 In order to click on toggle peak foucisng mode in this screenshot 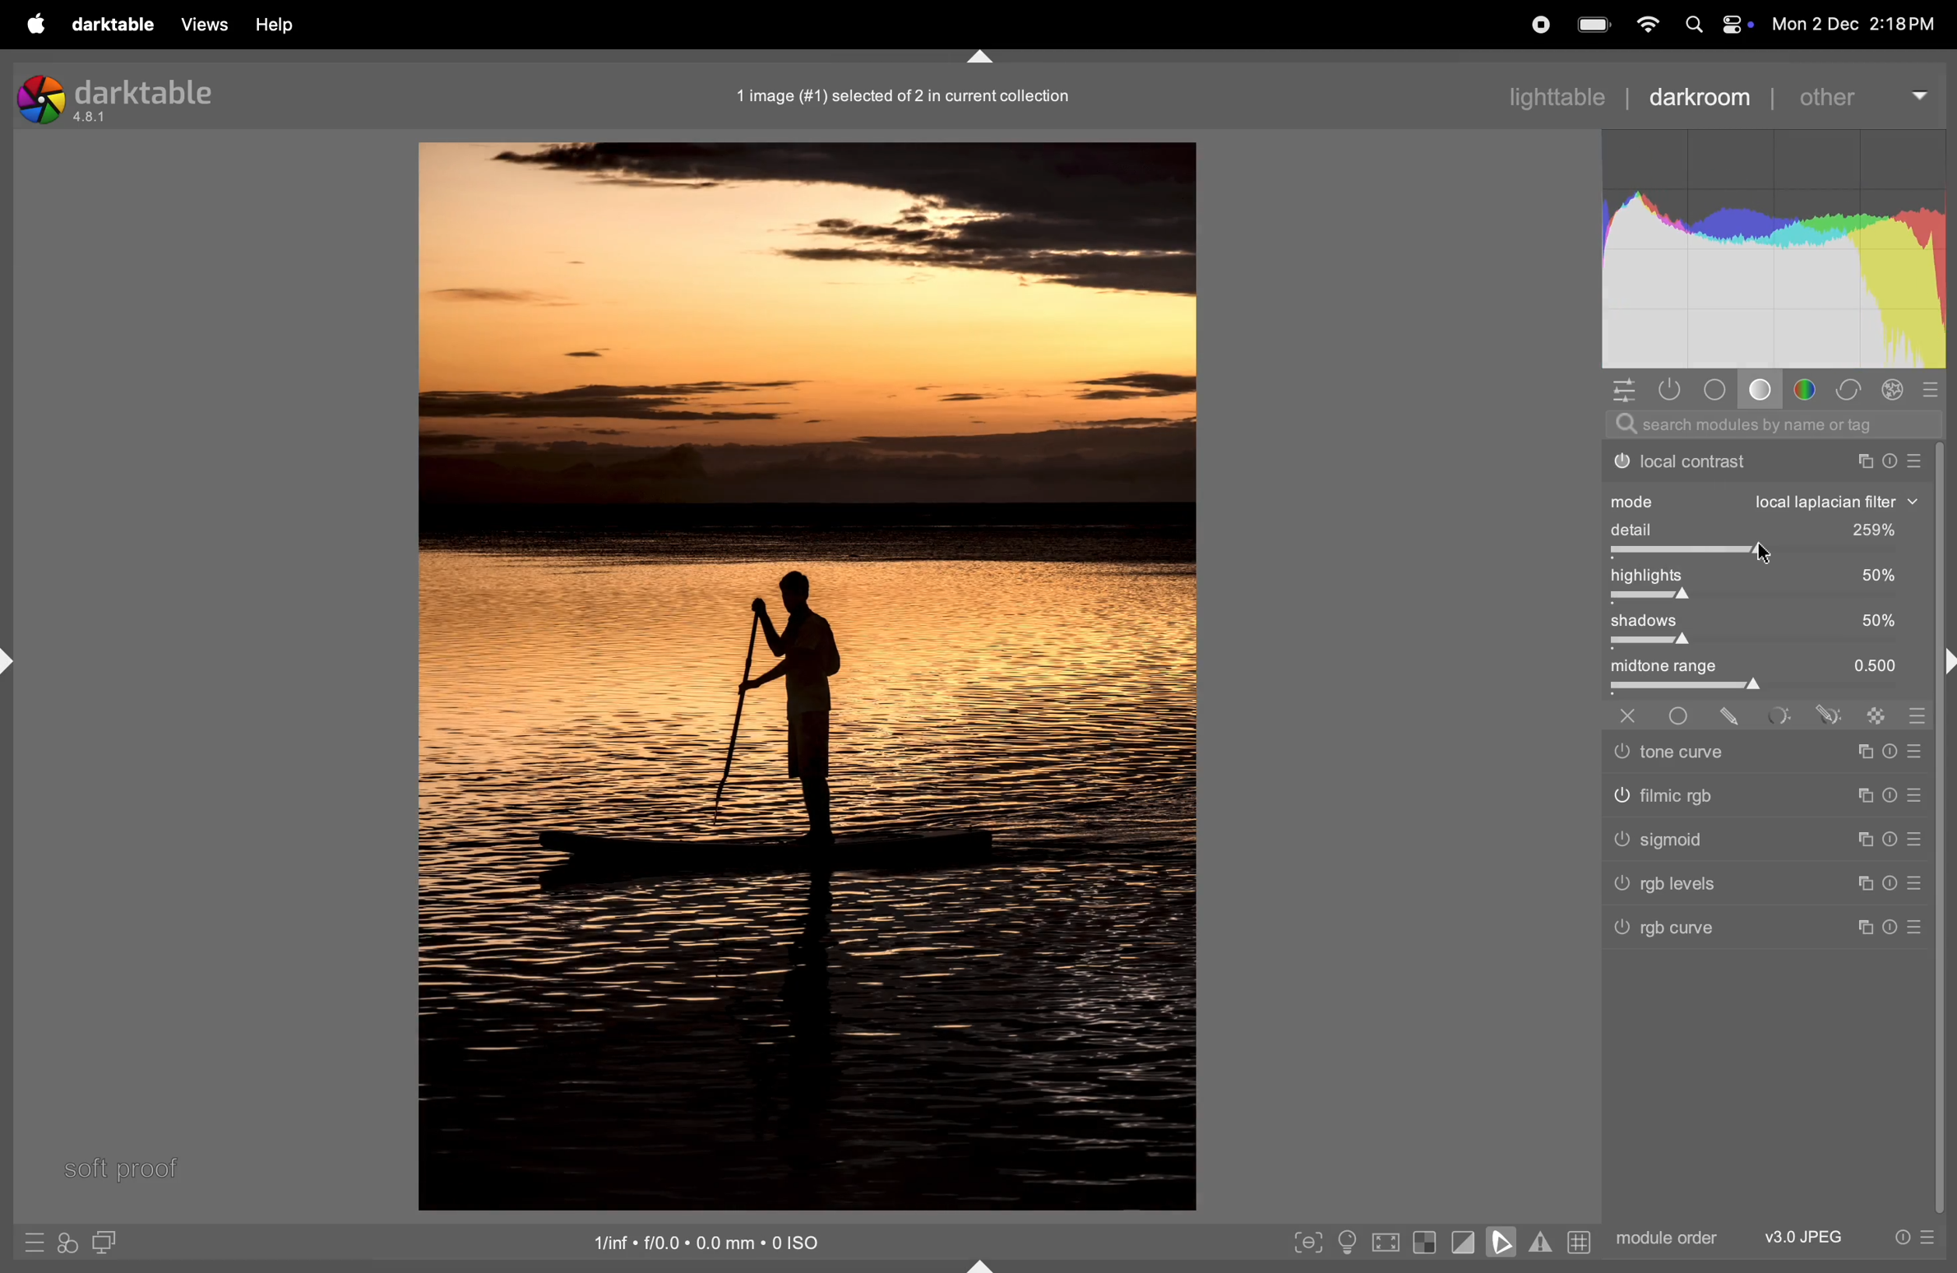, I will do `click(1307, 1241)`.